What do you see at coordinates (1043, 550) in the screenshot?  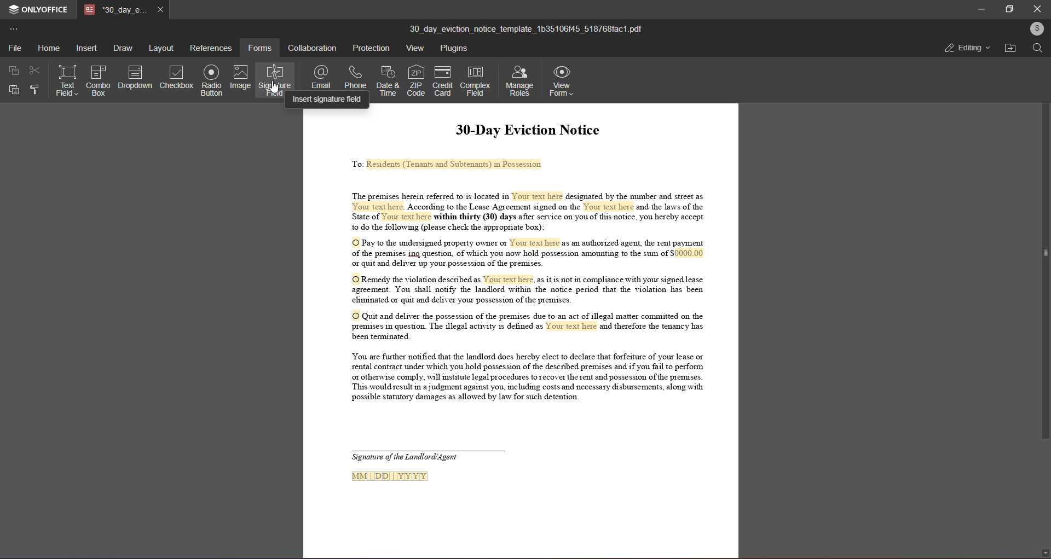 I see `down` at bounding box center [1043, 550].